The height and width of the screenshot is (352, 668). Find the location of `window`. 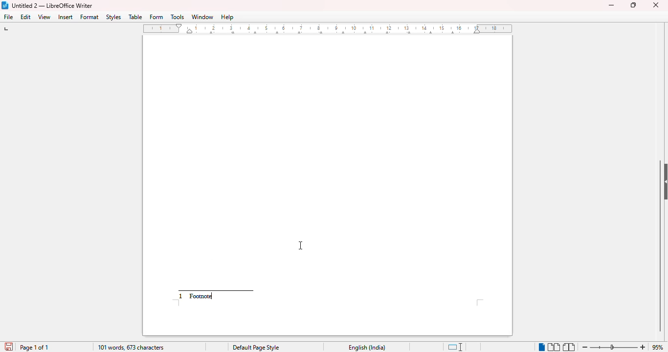

window is located at coordinates (202, 17).